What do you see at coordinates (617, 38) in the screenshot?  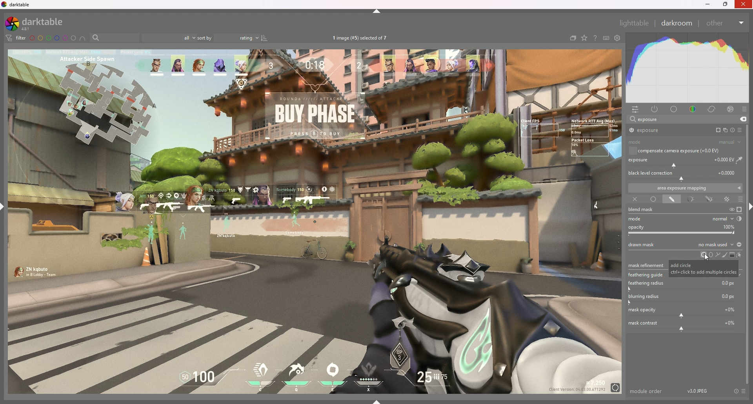 I see `show global preference` at bounding box center [617, 38].